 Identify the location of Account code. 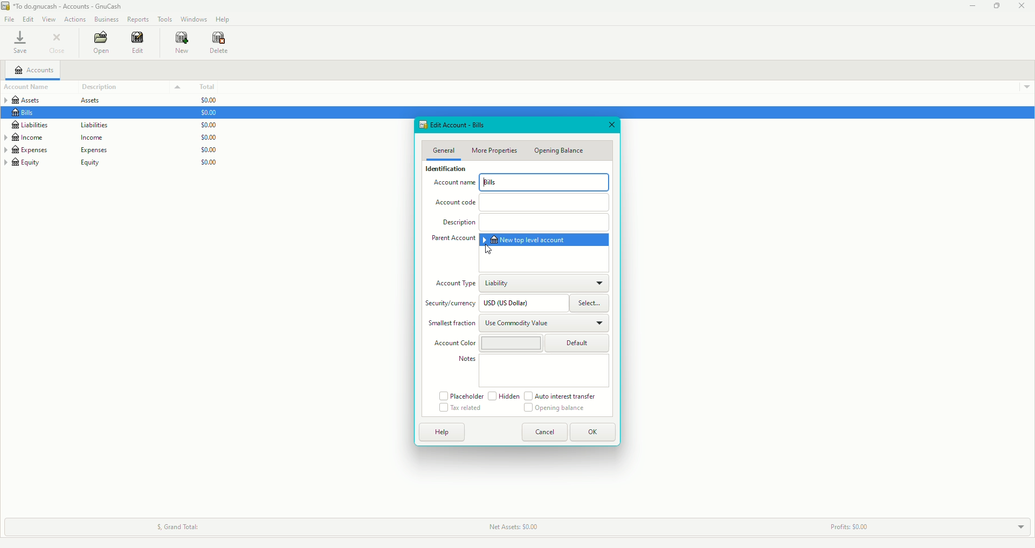
(521, 202).